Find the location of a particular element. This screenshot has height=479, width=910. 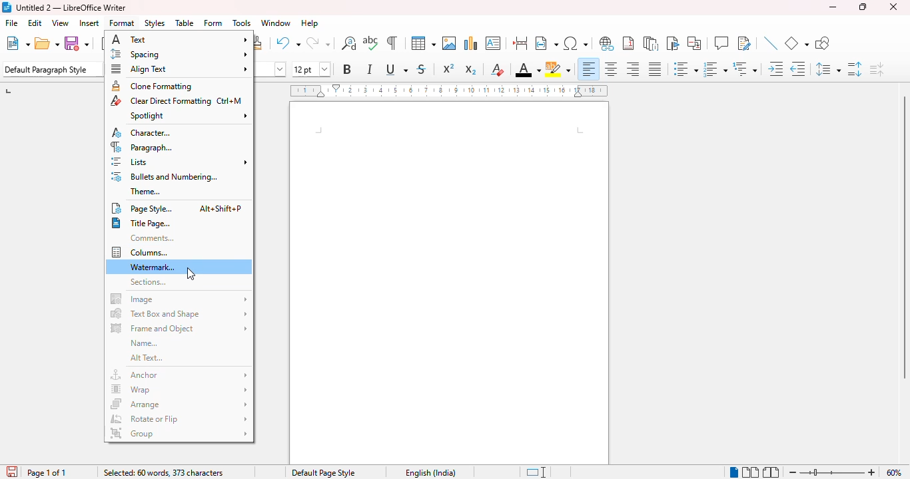

image is located at coordinates (178, 297).